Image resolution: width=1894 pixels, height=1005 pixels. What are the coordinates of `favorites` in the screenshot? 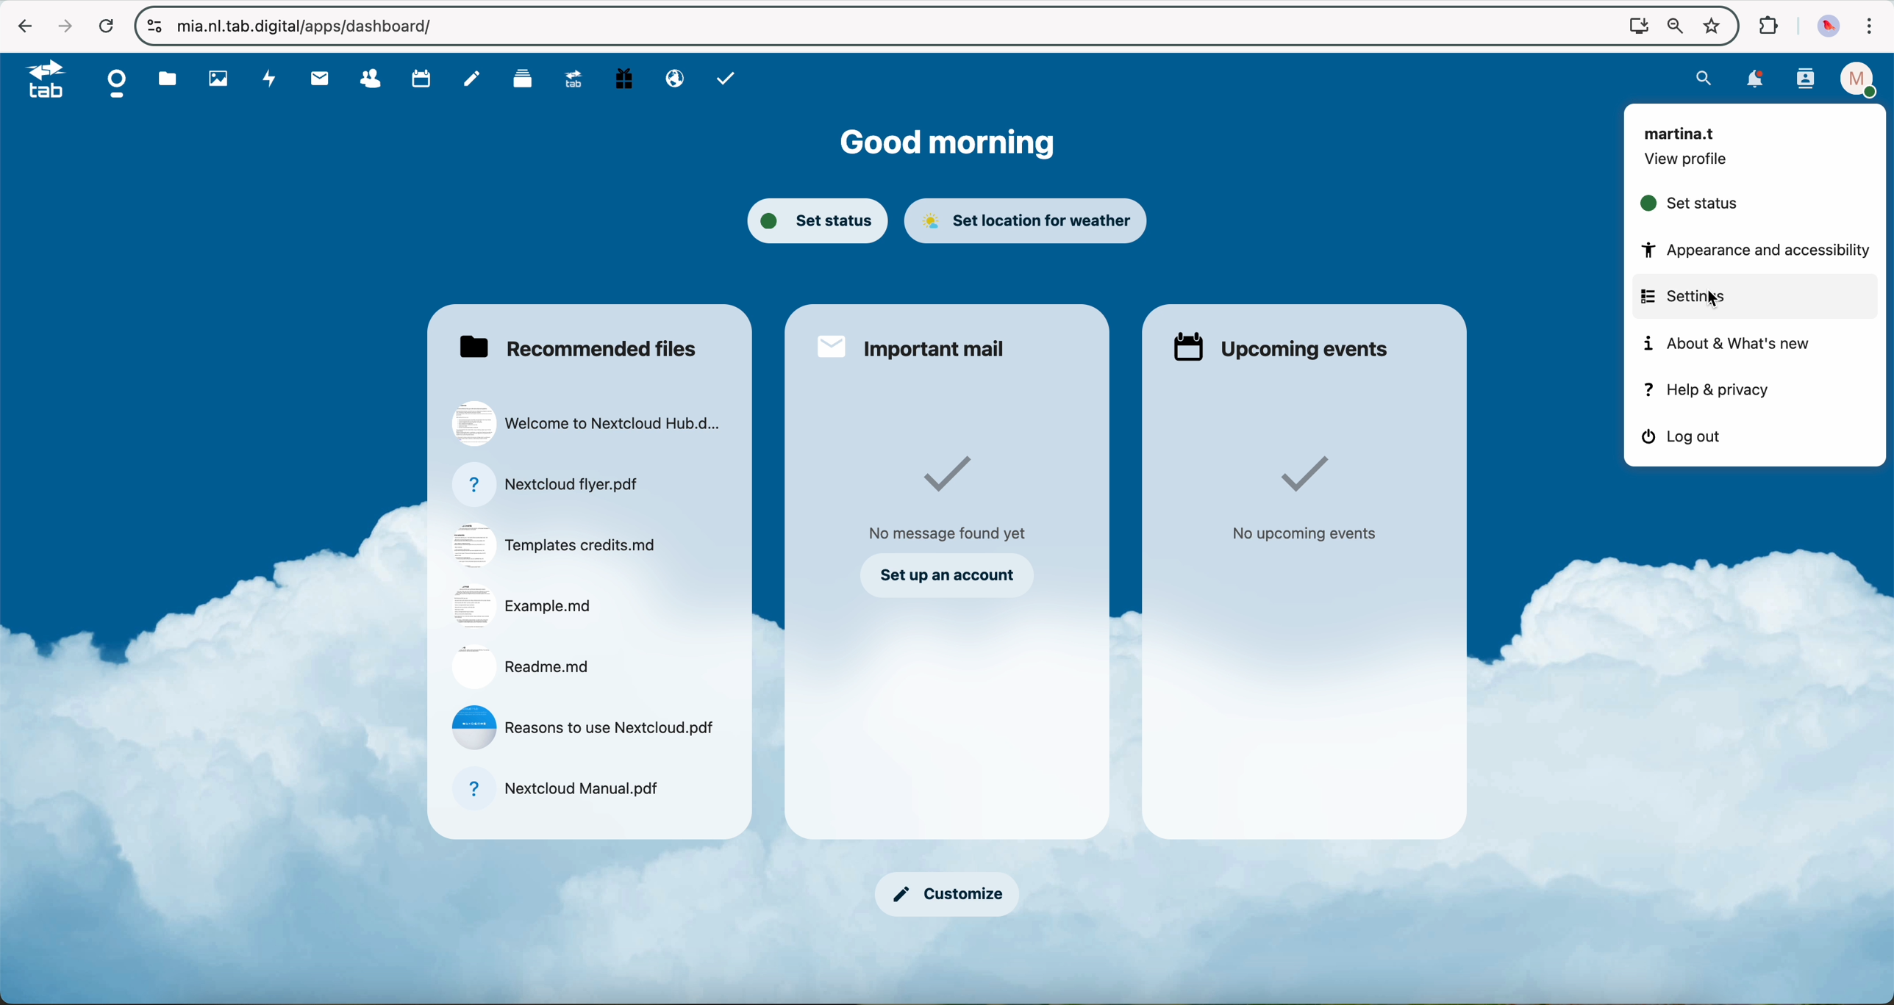 It's located at (1710, 22).